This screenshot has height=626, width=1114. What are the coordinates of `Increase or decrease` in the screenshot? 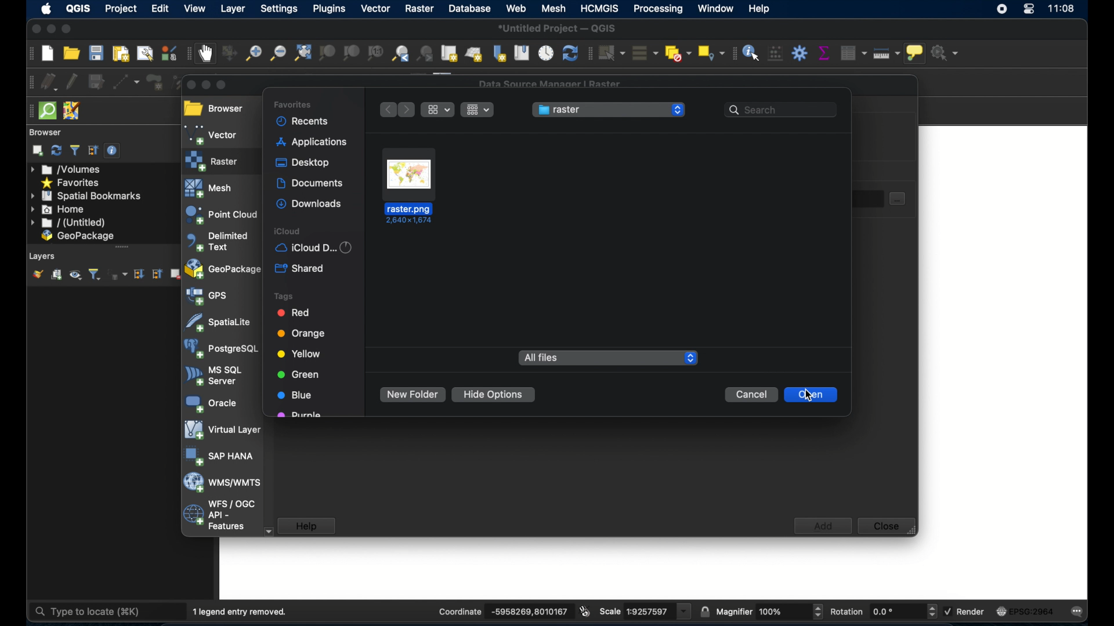 It's located at (818, 612).